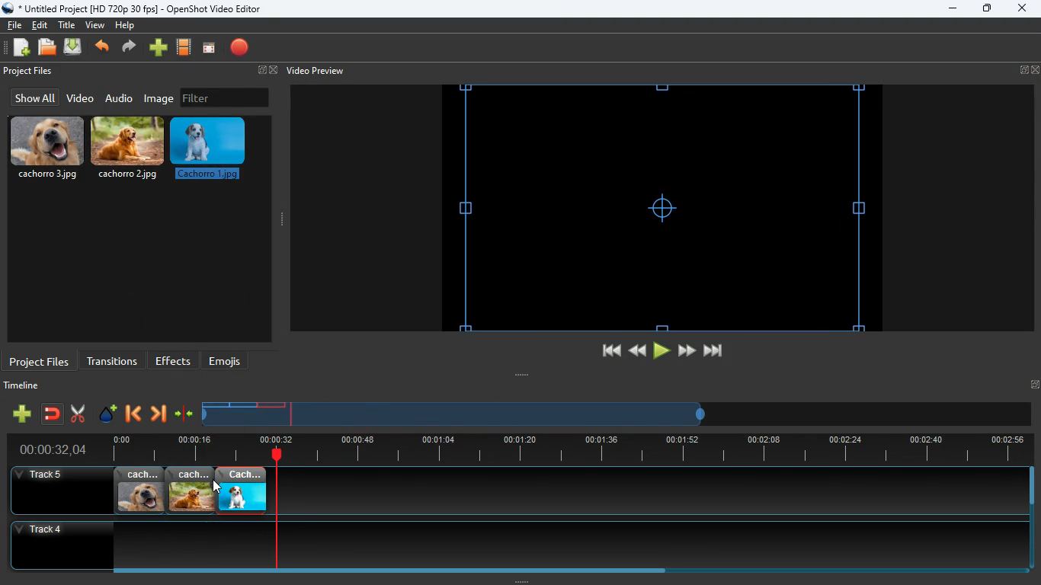 The height and width of the screenshot is (585, 1041). Describe the element at coordinates (988, 10) in the screenshot. I see `maximize` at that location.